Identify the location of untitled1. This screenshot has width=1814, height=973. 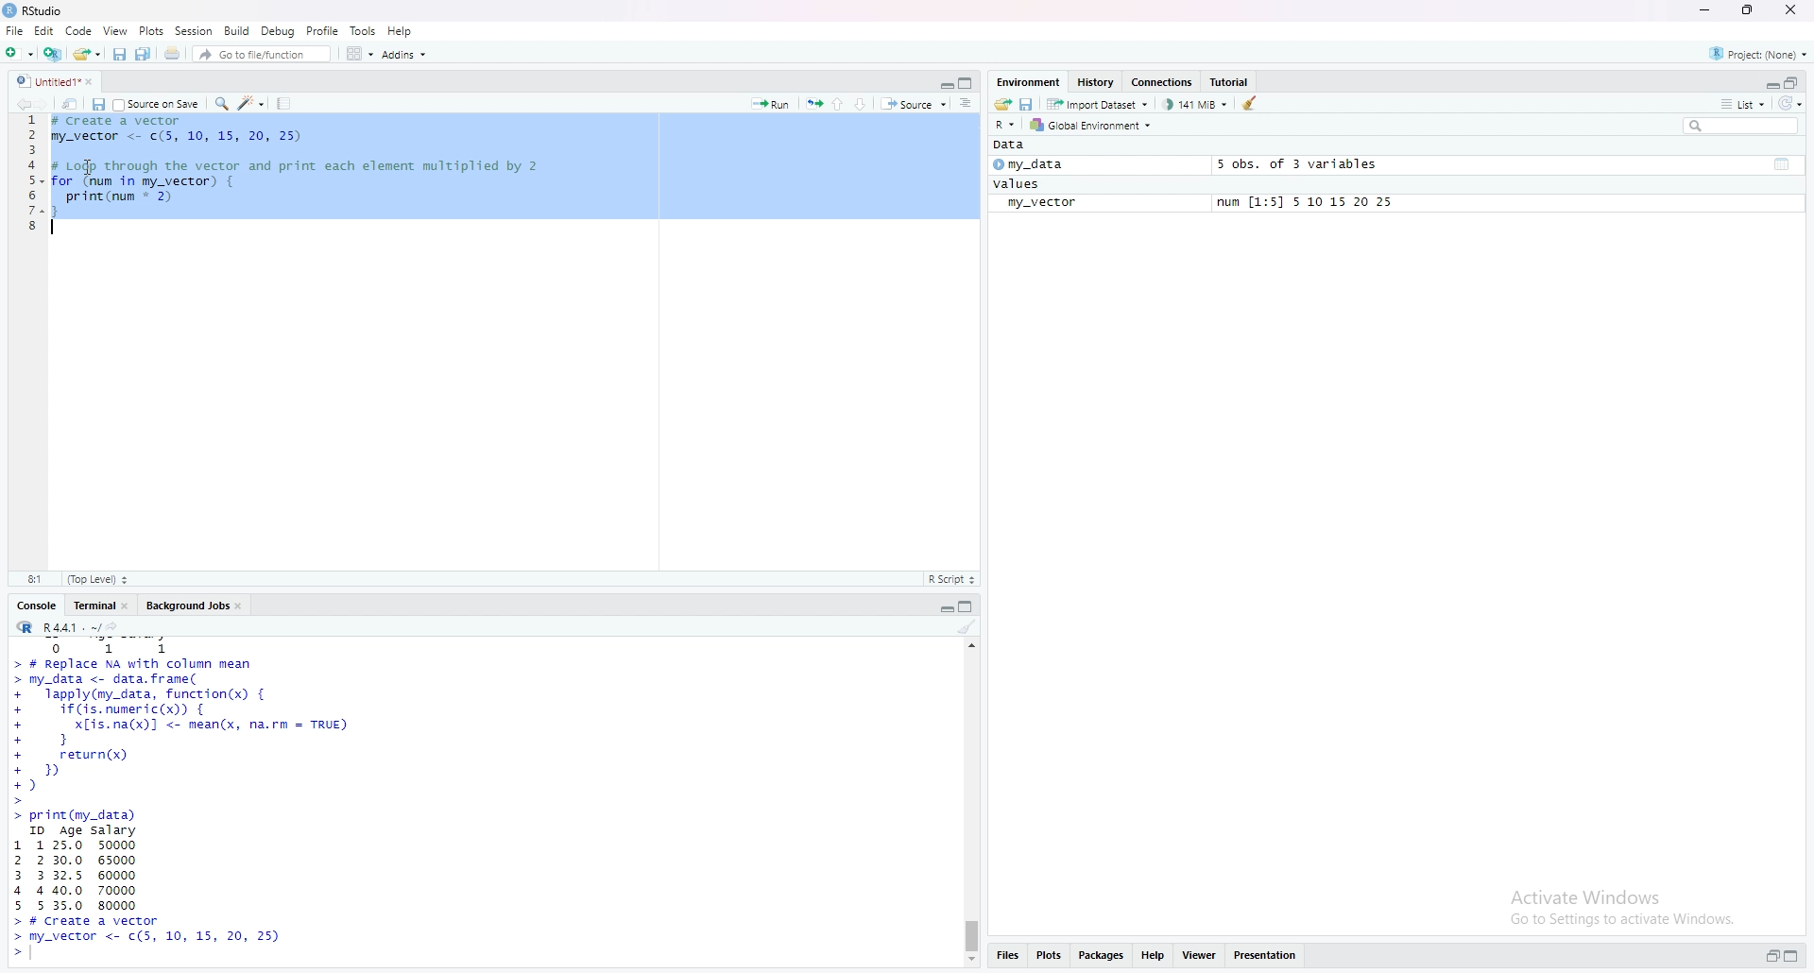
(58, 81).